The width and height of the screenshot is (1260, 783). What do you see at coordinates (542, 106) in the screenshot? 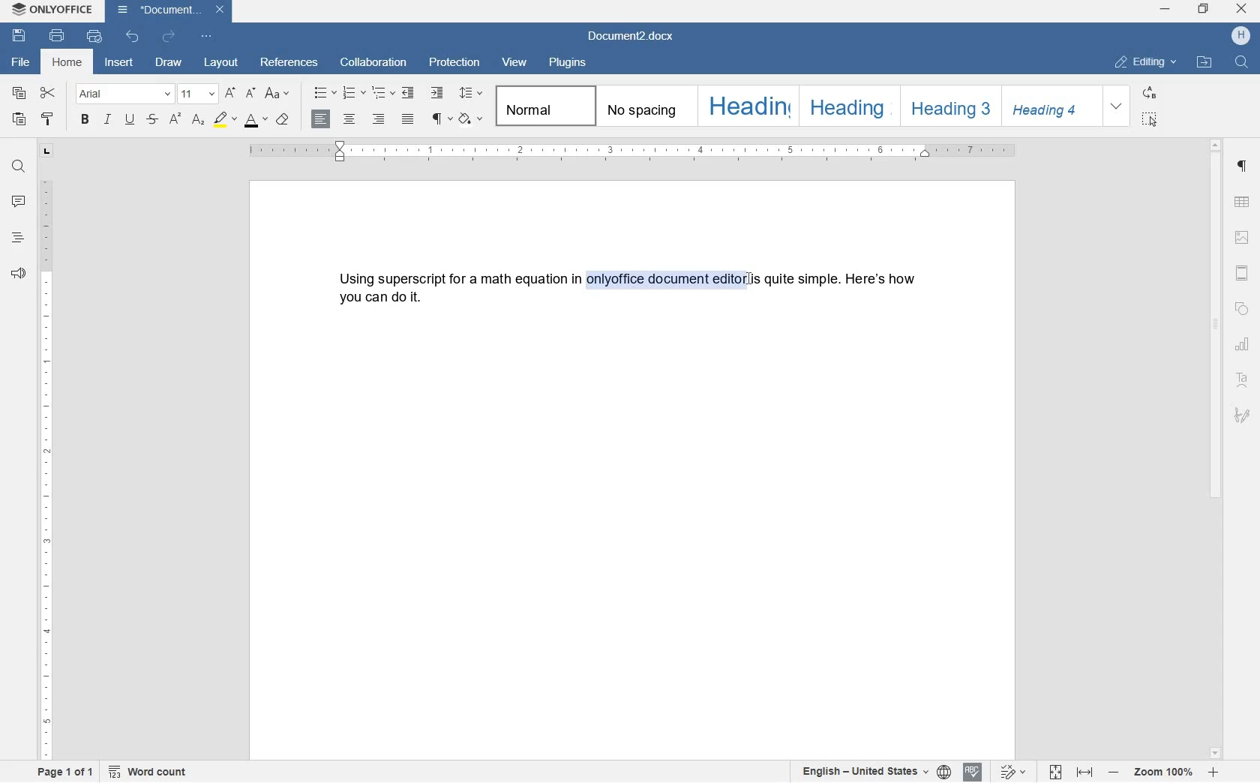
I see `normal` at bounding box center [542, 106].